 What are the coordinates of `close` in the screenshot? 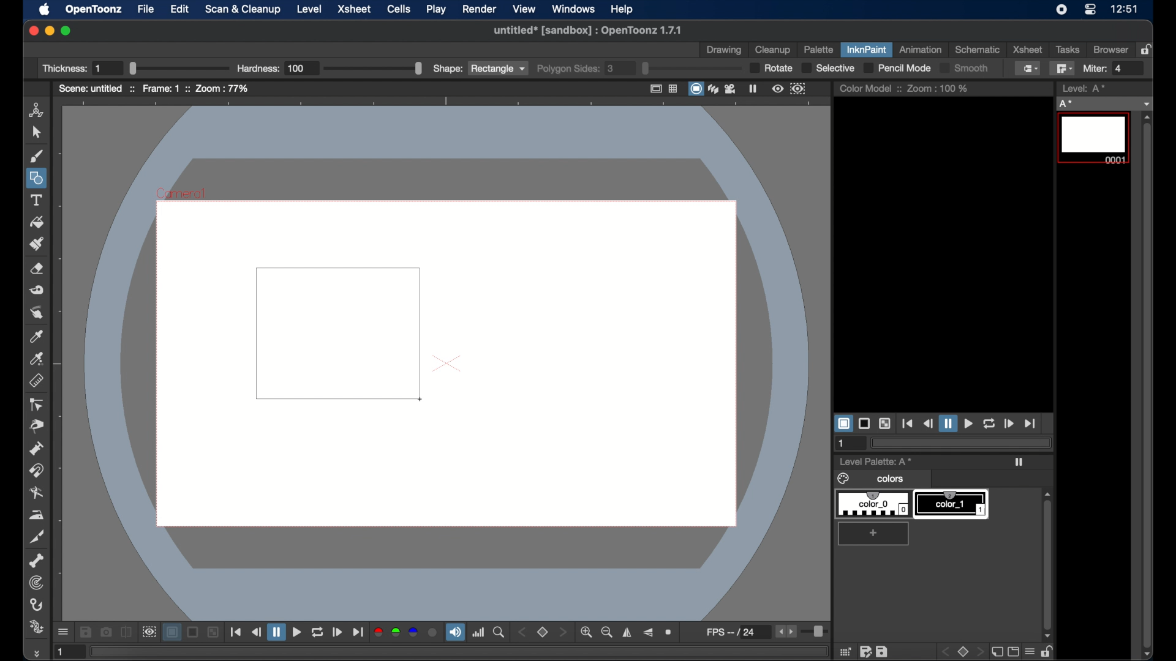 It's located at (32, 31).